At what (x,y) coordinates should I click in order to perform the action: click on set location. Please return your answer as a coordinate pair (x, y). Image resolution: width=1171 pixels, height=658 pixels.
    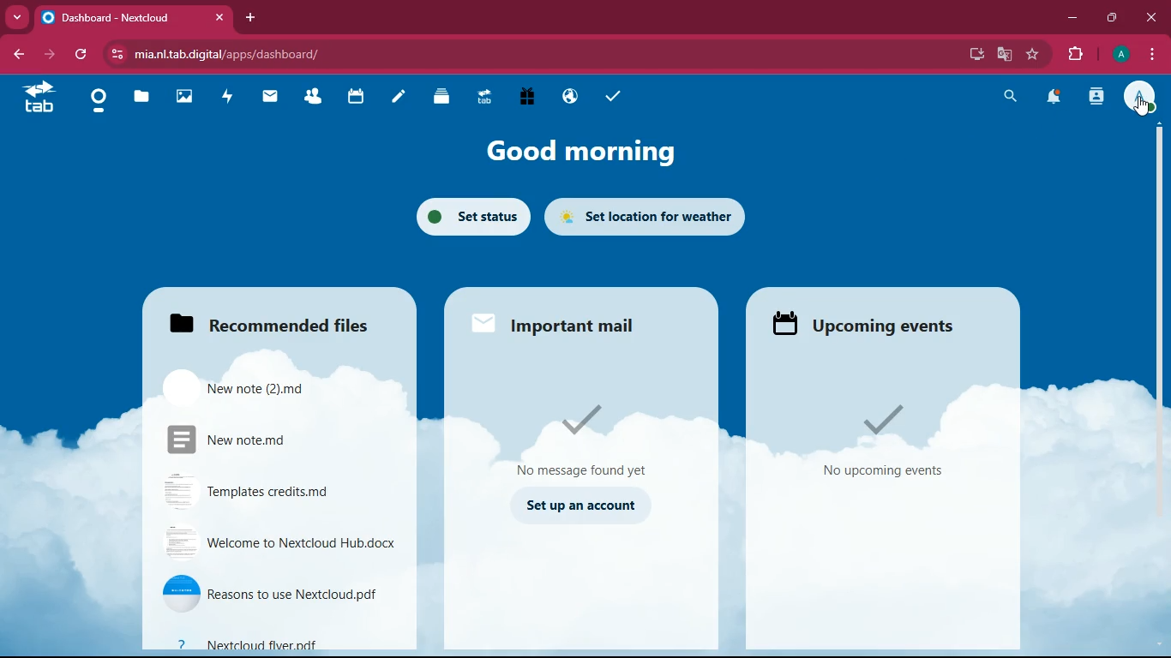
    Looking at the image, I should click on (649, 215).